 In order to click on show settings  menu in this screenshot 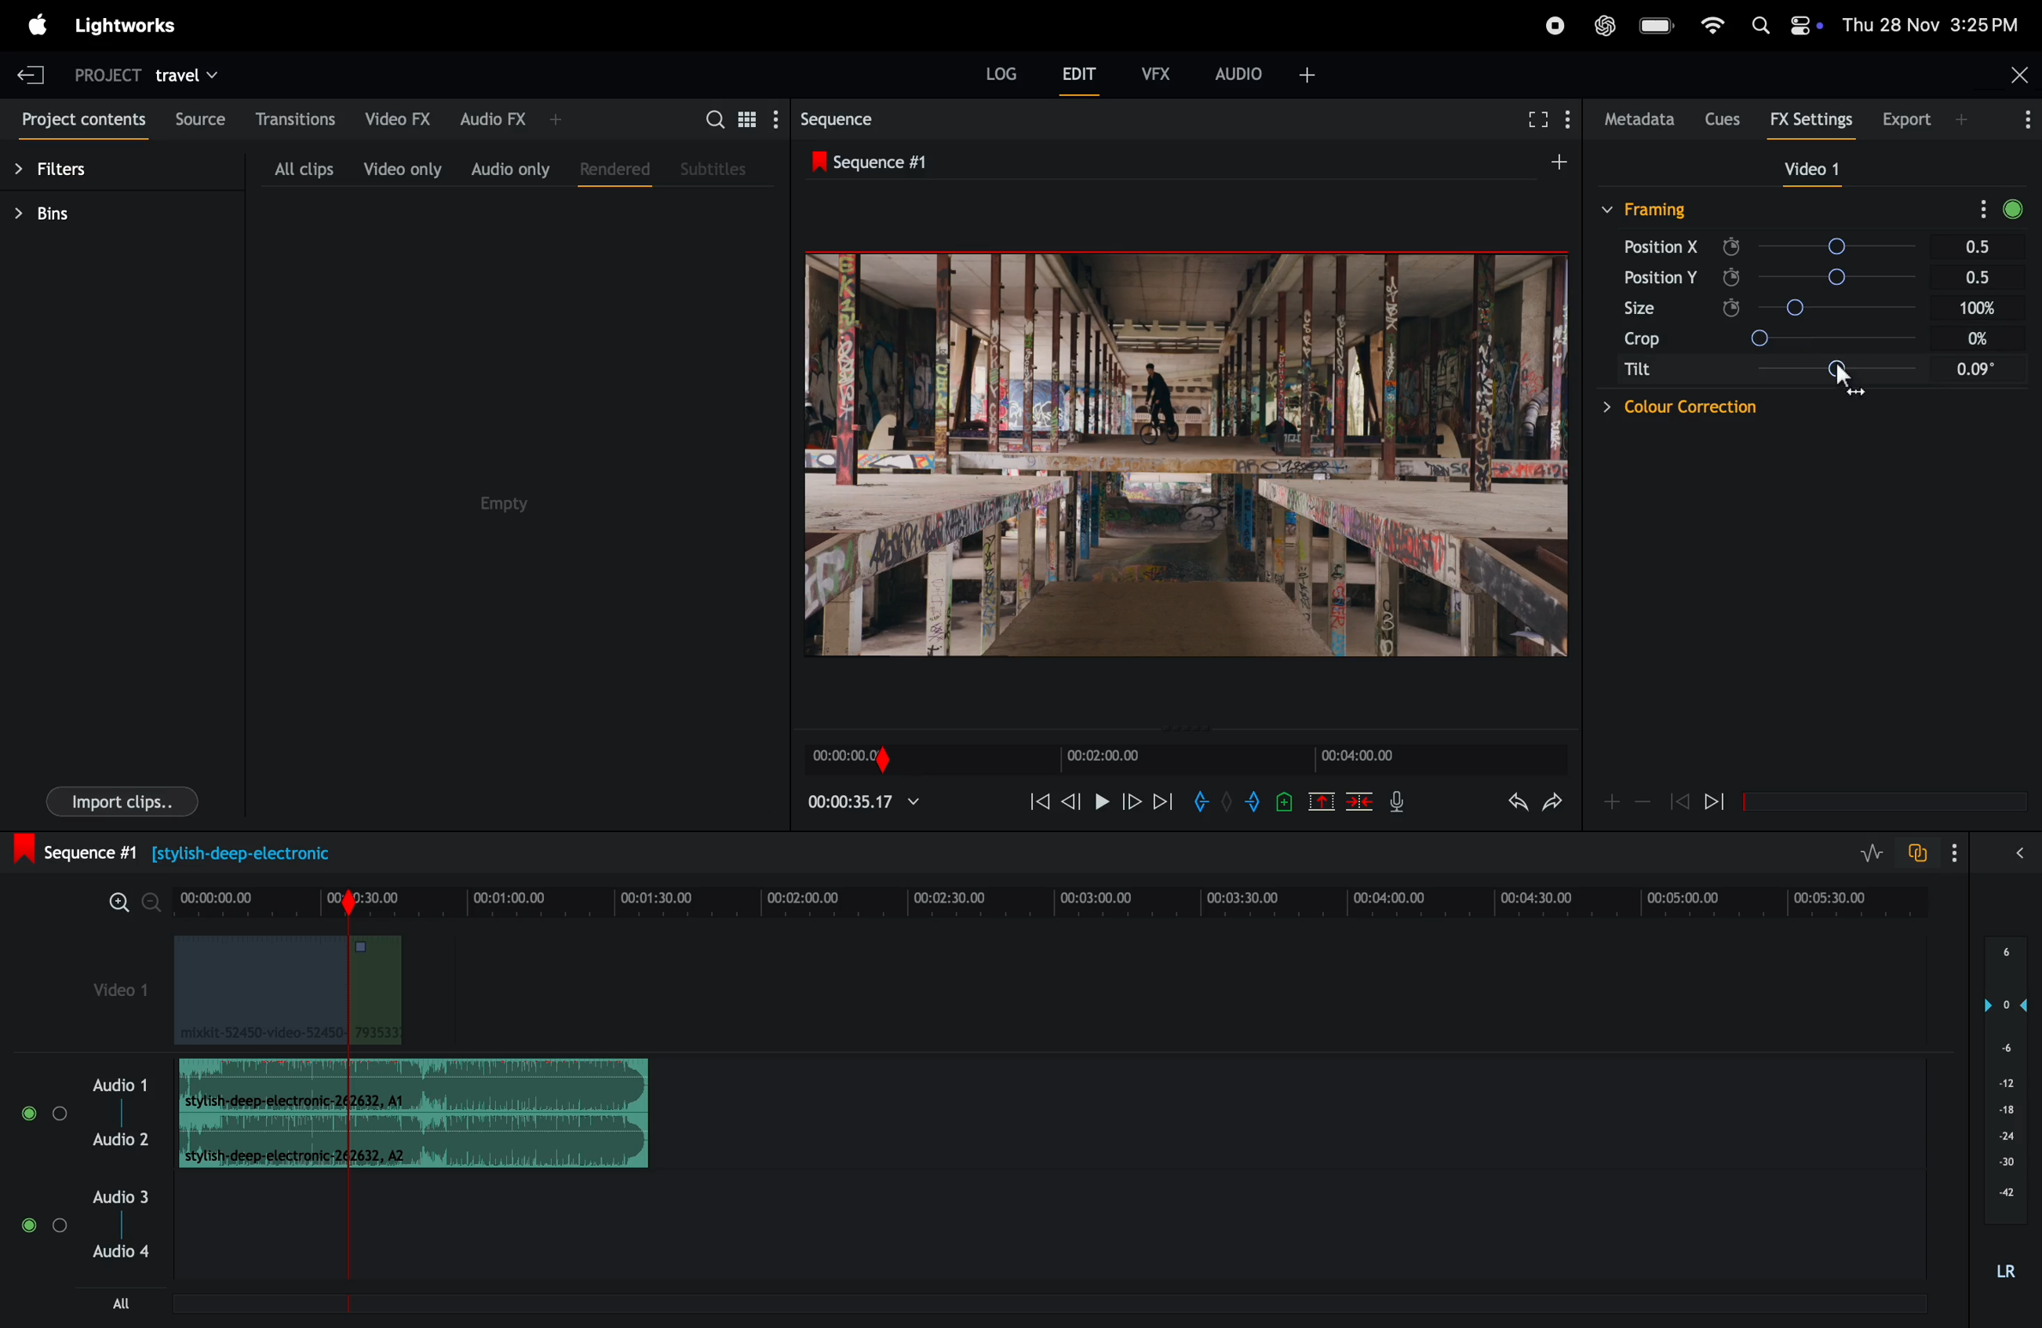, I will do `click(1979, 208)`.